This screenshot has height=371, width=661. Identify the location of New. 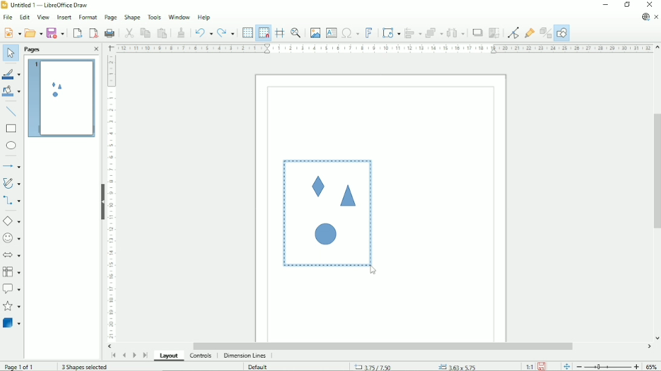
(12, 33).